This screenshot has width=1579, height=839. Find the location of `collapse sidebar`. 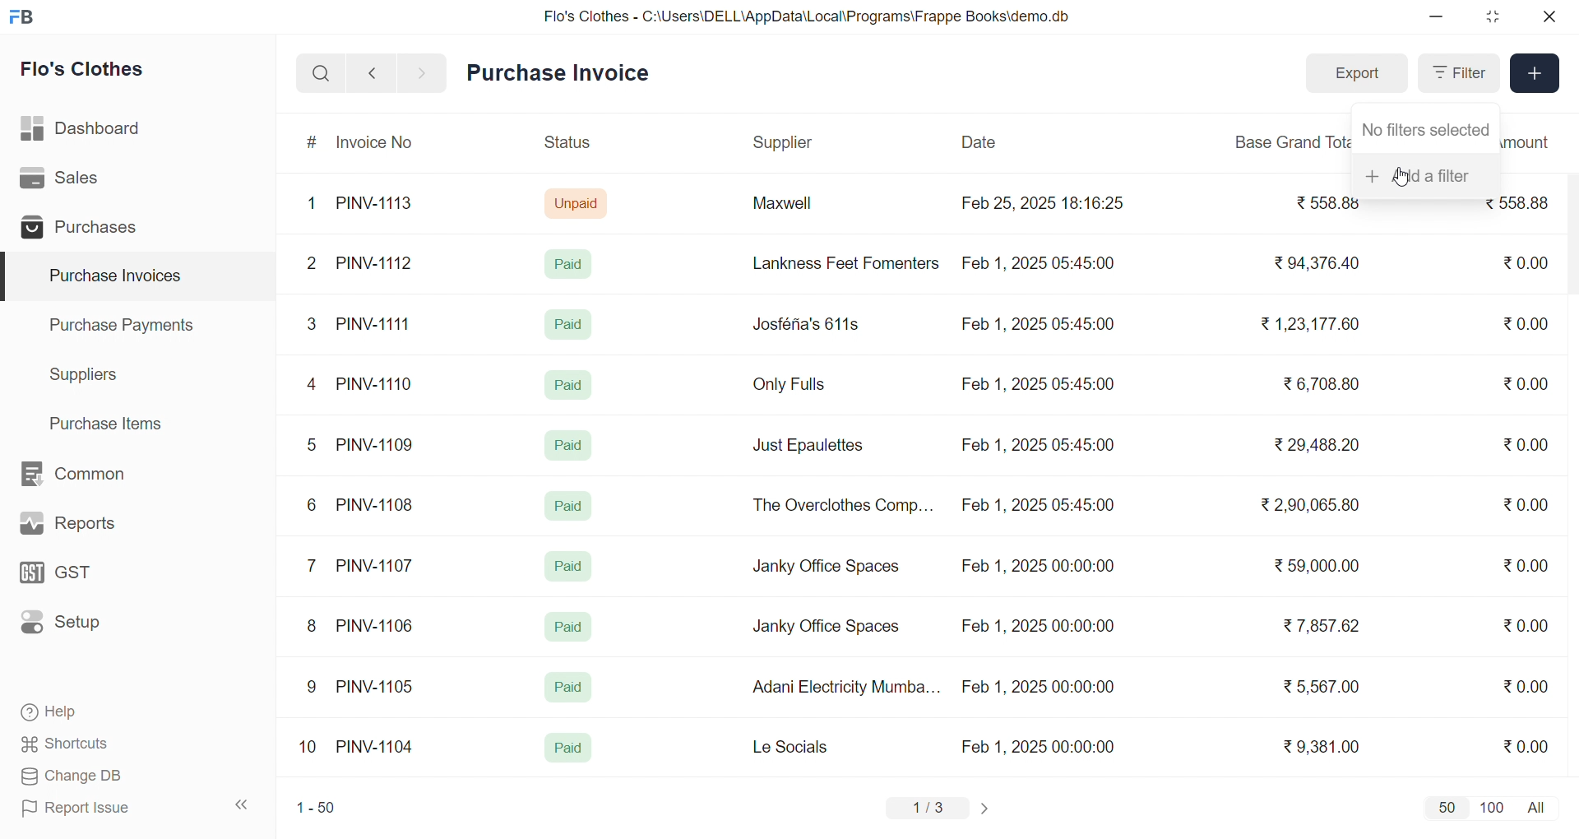

collapse sidebar is located at coordinates (243, 805).